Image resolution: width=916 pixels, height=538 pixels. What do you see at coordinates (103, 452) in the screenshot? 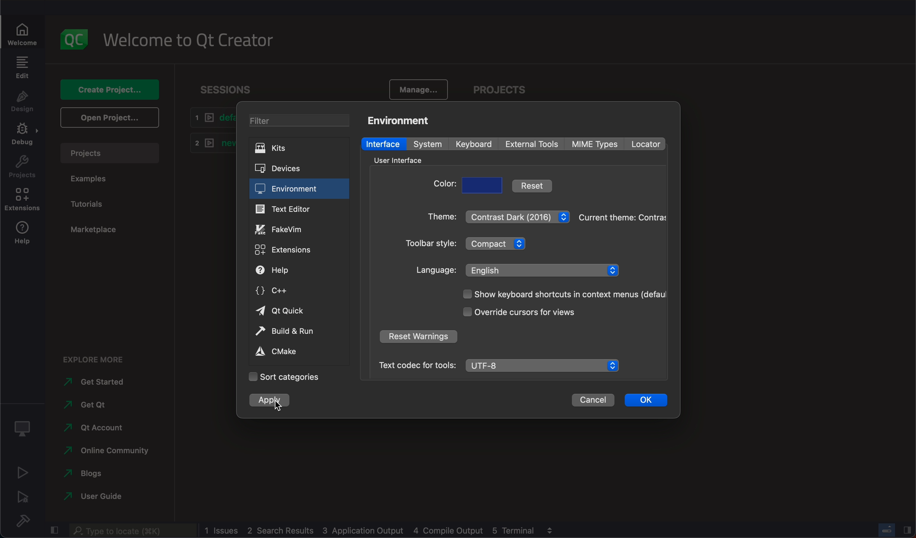
I see `online` at bounding box center [103, 452].